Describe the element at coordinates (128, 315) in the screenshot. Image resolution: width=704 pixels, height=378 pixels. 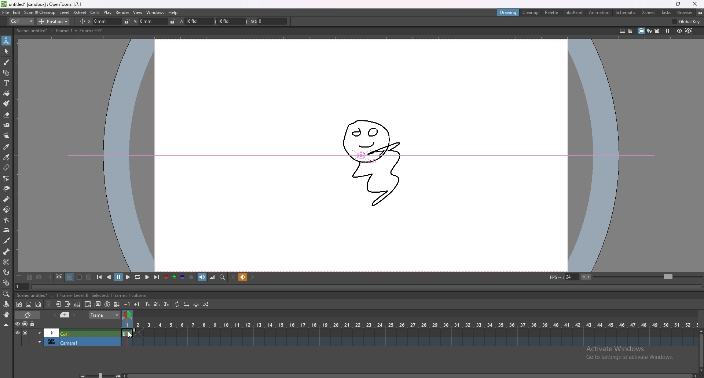
I see `frame selector` at that location.